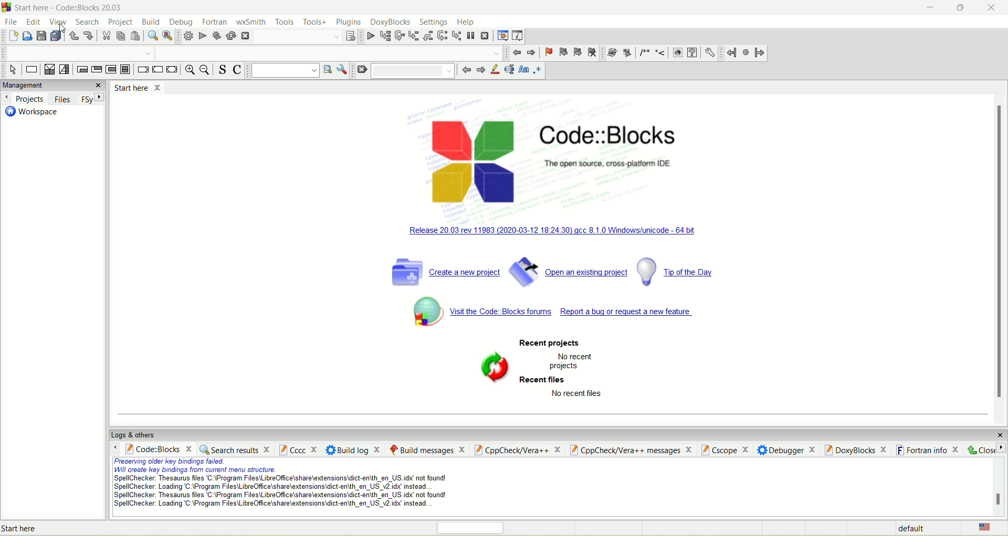  Describe the element at coordinates (26, 36) in the screenshot. I see `open` at that location.